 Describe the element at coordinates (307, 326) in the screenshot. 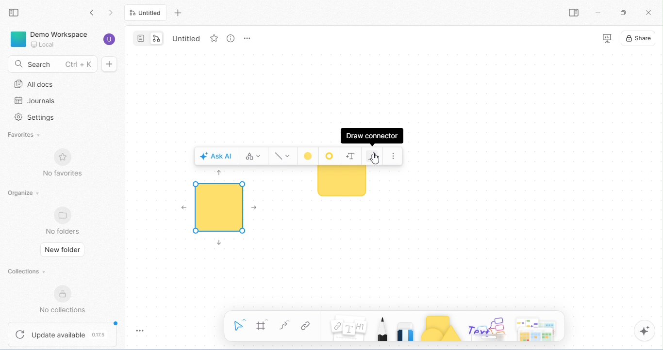

I see `link` at that location.